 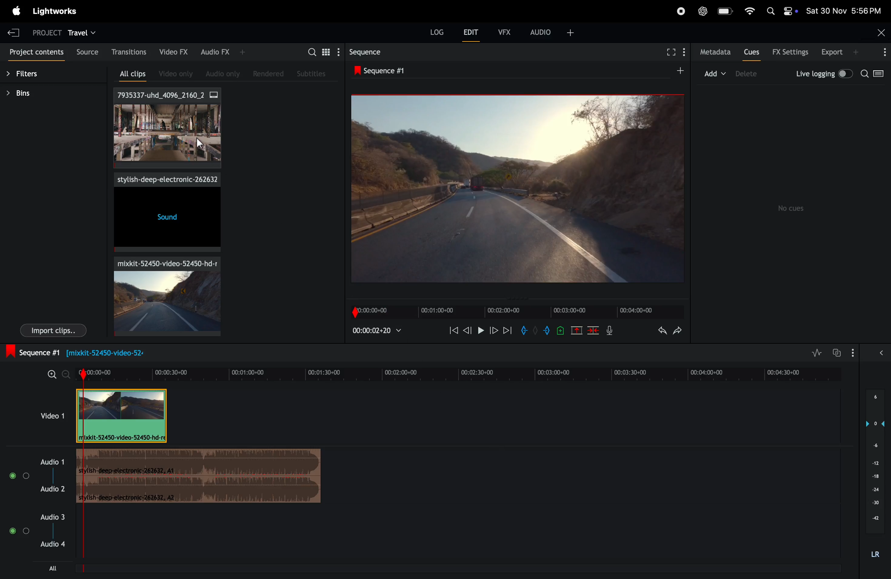 What do you see at coordinates (882, 52) in the screenshot?
I see `options` at bounding box center [882, 52].